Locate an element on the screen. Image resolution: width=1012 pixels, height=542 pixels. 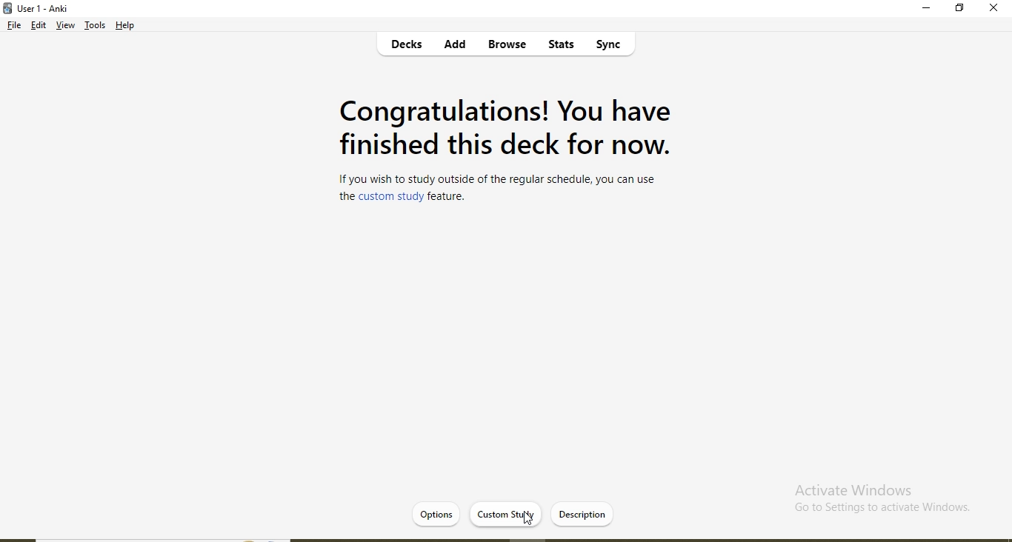
browse is located at coordinates (505, 45).